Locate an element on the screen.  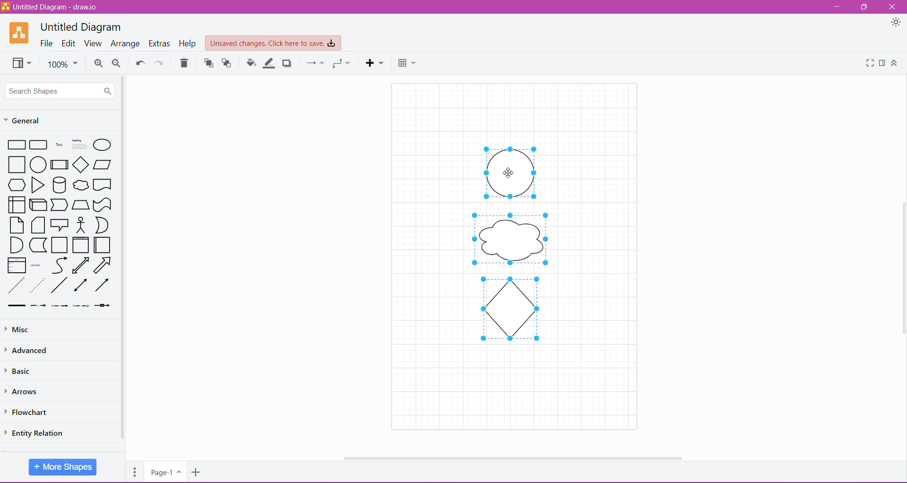
Horizontal Scroll Bar is located at coordinates (510, 455).